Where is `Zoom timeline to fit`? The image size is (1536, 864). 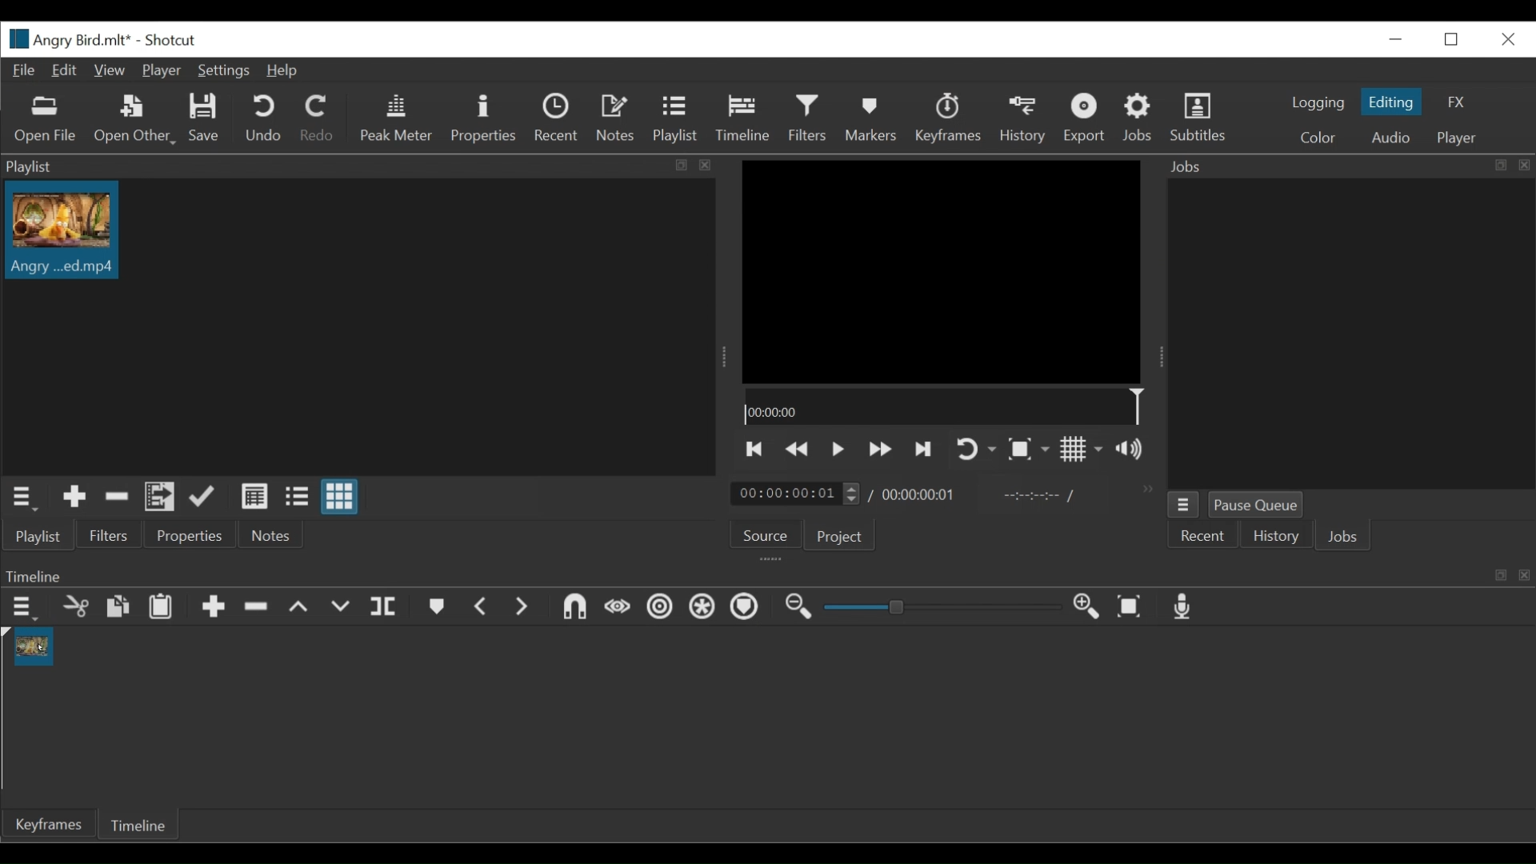
Zoom timeline to fit is located at coordinates (1130, 608).